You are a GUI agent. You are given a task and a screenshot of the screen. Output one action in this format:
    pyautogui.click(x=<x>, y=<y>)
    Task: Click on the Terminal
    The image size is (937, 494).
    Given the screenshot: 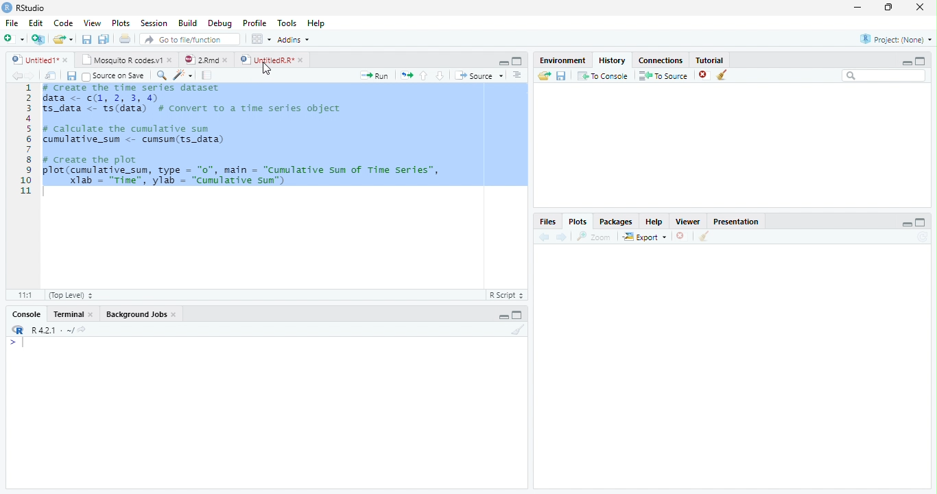 What is the action you would take?
    pyautogui.click(x=73, y=314)
    